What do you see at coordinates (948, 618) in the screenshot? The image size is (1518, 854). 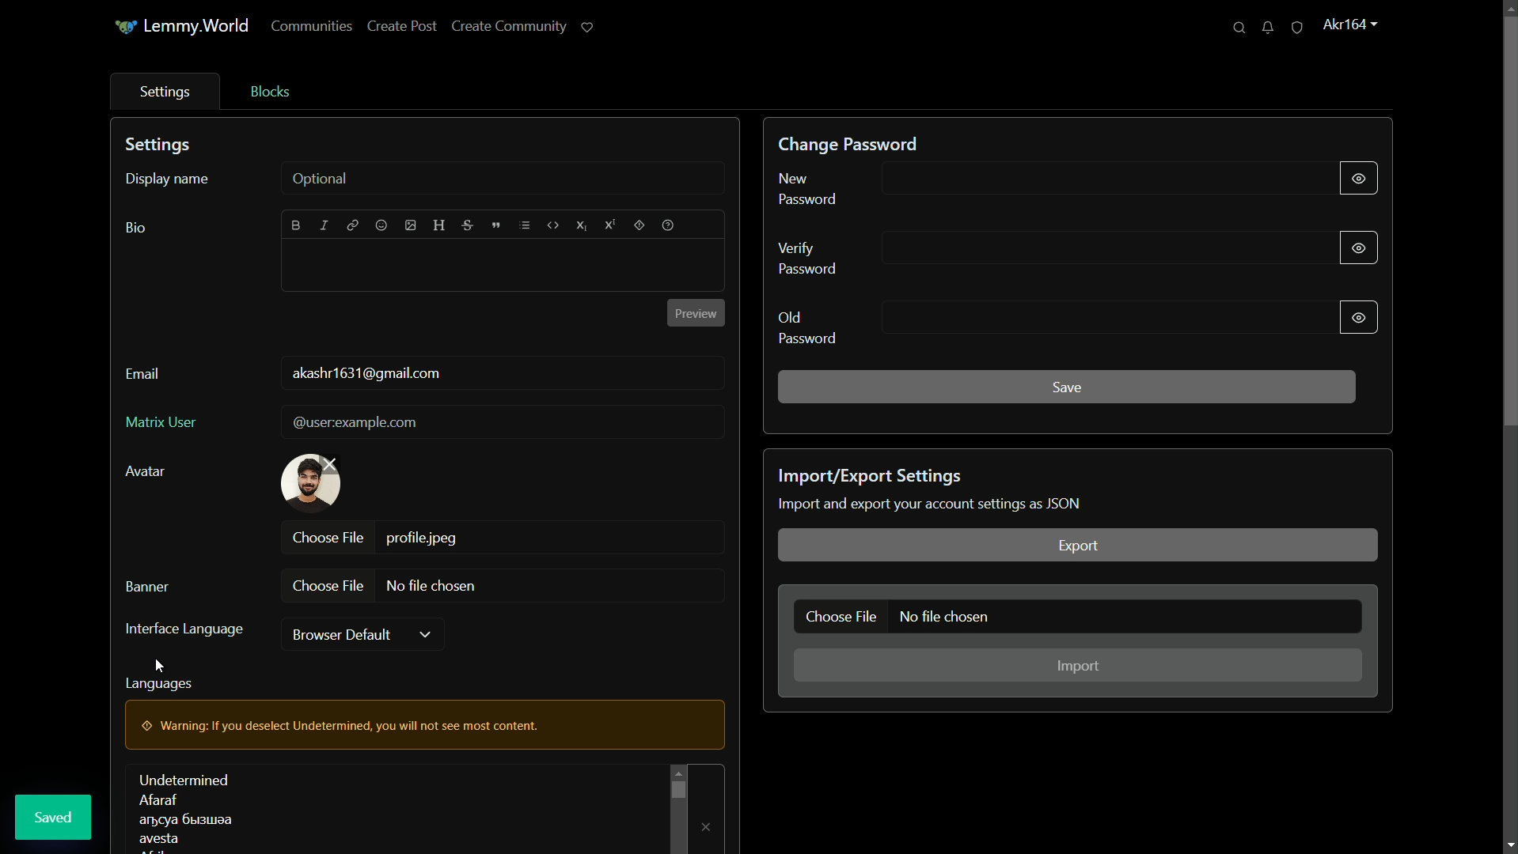 I see `no file chosen` at bounding box center [948, 618].